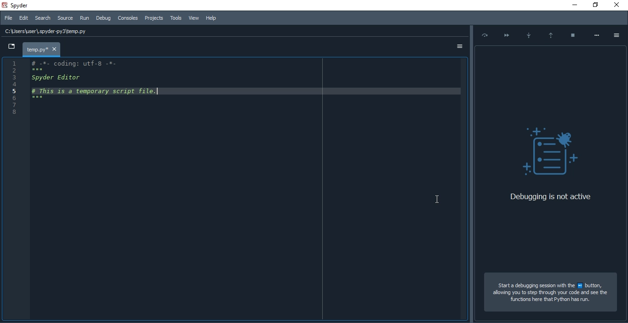  What do you see at coordinates (483, 35) in the screenshot?
I see `Execute current line` at bounding box center [483, 35].